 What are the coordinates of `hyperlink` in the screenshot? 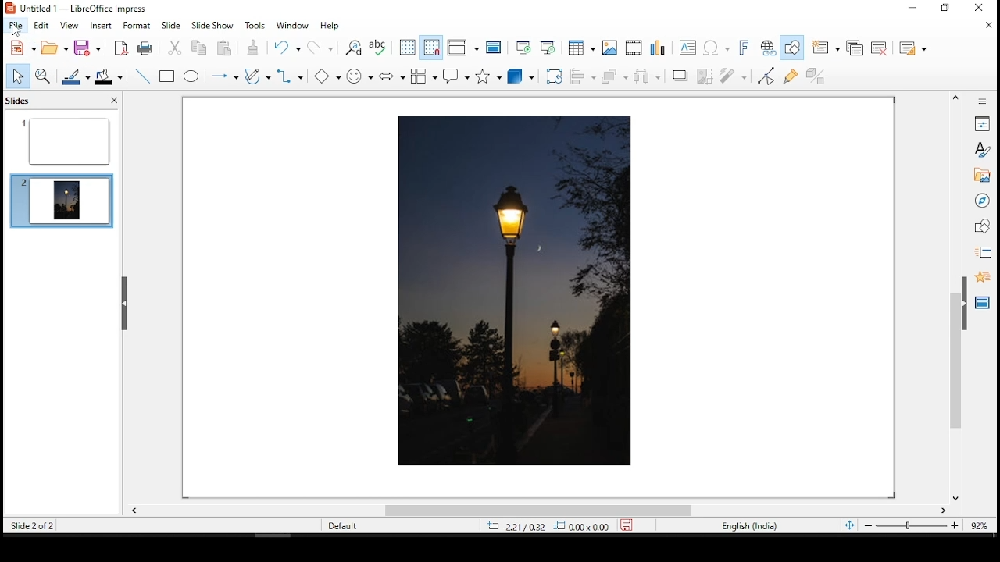 It's located at (768, 46).